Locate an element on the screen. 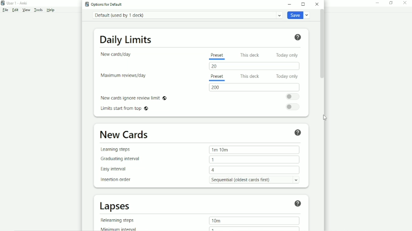 This screenshot has height=231, width=412. User 1 - Anki is located at coordinates (15, 3).